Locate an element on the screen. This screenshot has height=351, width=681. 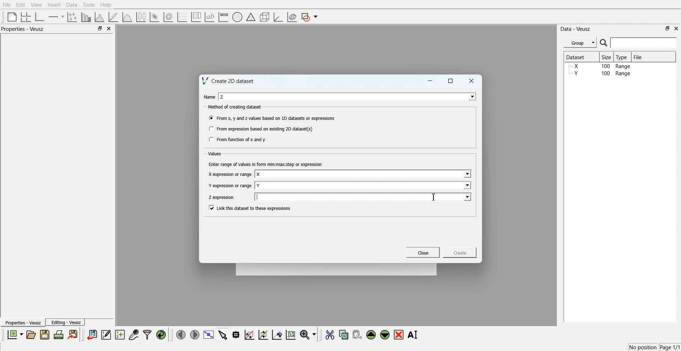
Save the document is located at coordinates (45, 334).